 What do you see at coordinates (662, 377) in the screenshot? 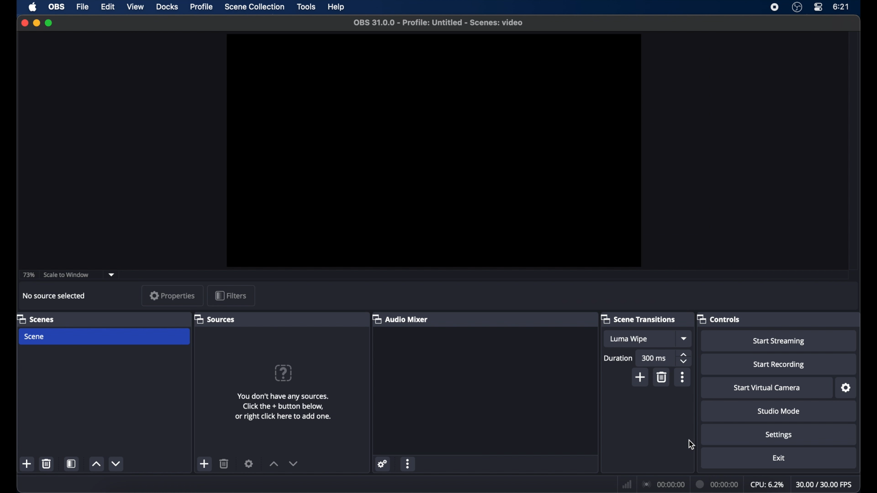
I see `delete` at bounding box center [662, 377].